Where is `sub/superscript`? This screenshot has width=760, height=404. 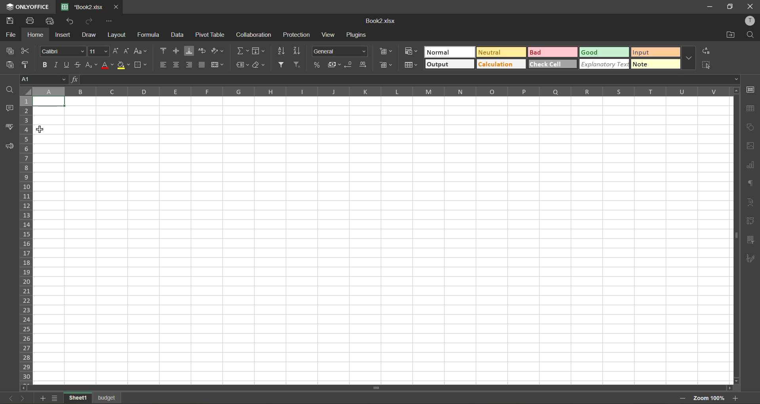 sub/superscript is located at coordinates (93, 64).